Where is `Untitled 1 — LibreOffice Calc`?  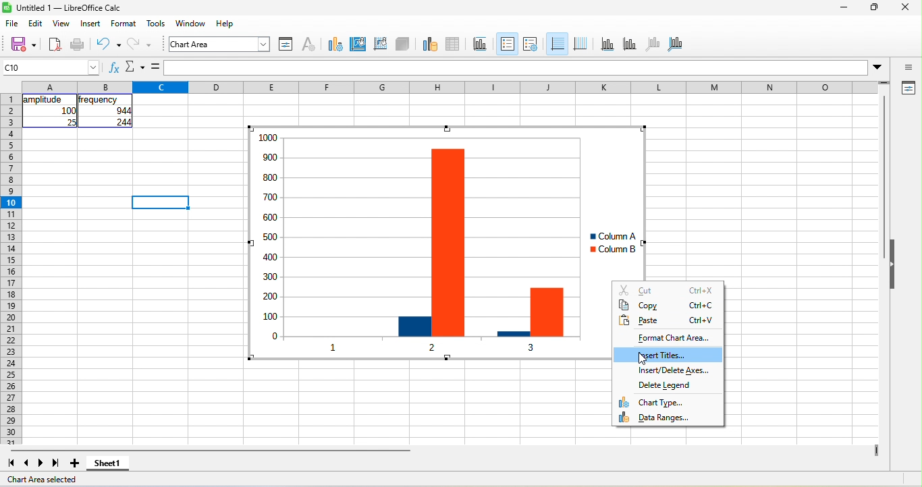
Untitled 1 — LibreOffice Calc is located at coordinates (70, 8).